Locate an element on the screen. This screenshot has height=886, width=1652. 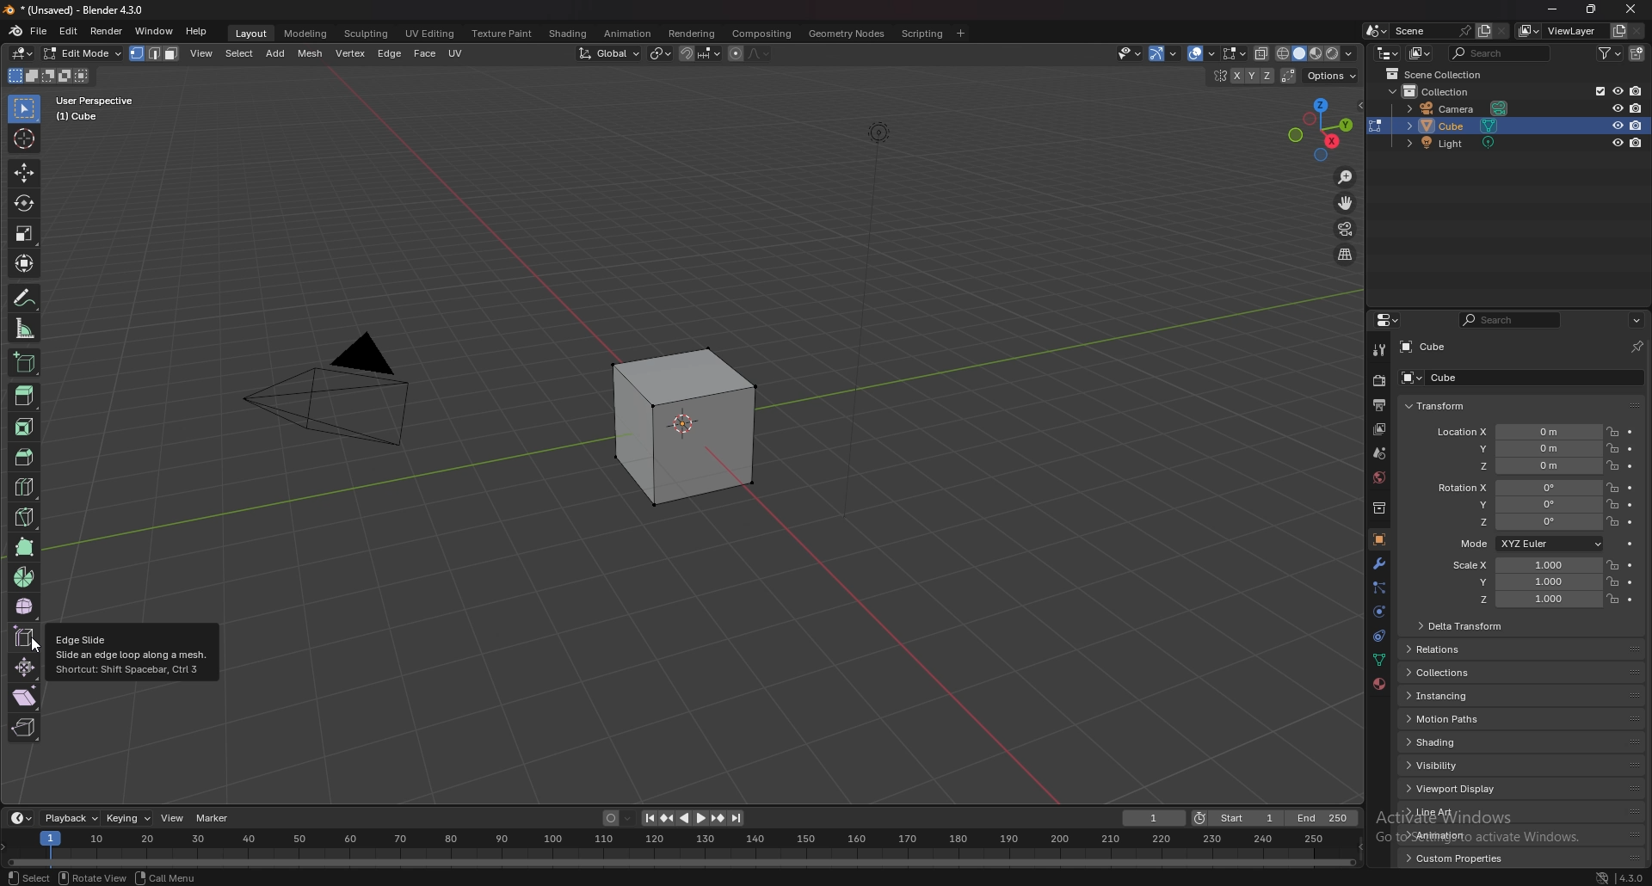
add workspace is located at coordinates (962, 34).